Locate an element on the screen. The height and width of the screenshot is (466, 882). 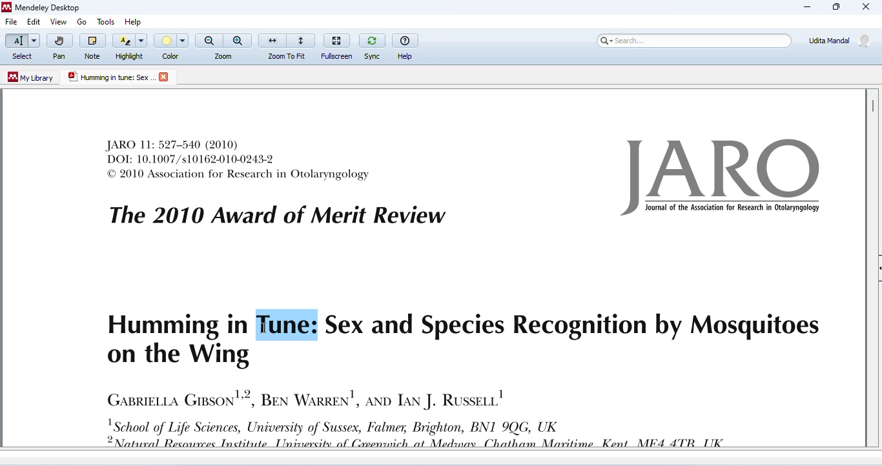
tools is located at coordinates (104, 19).